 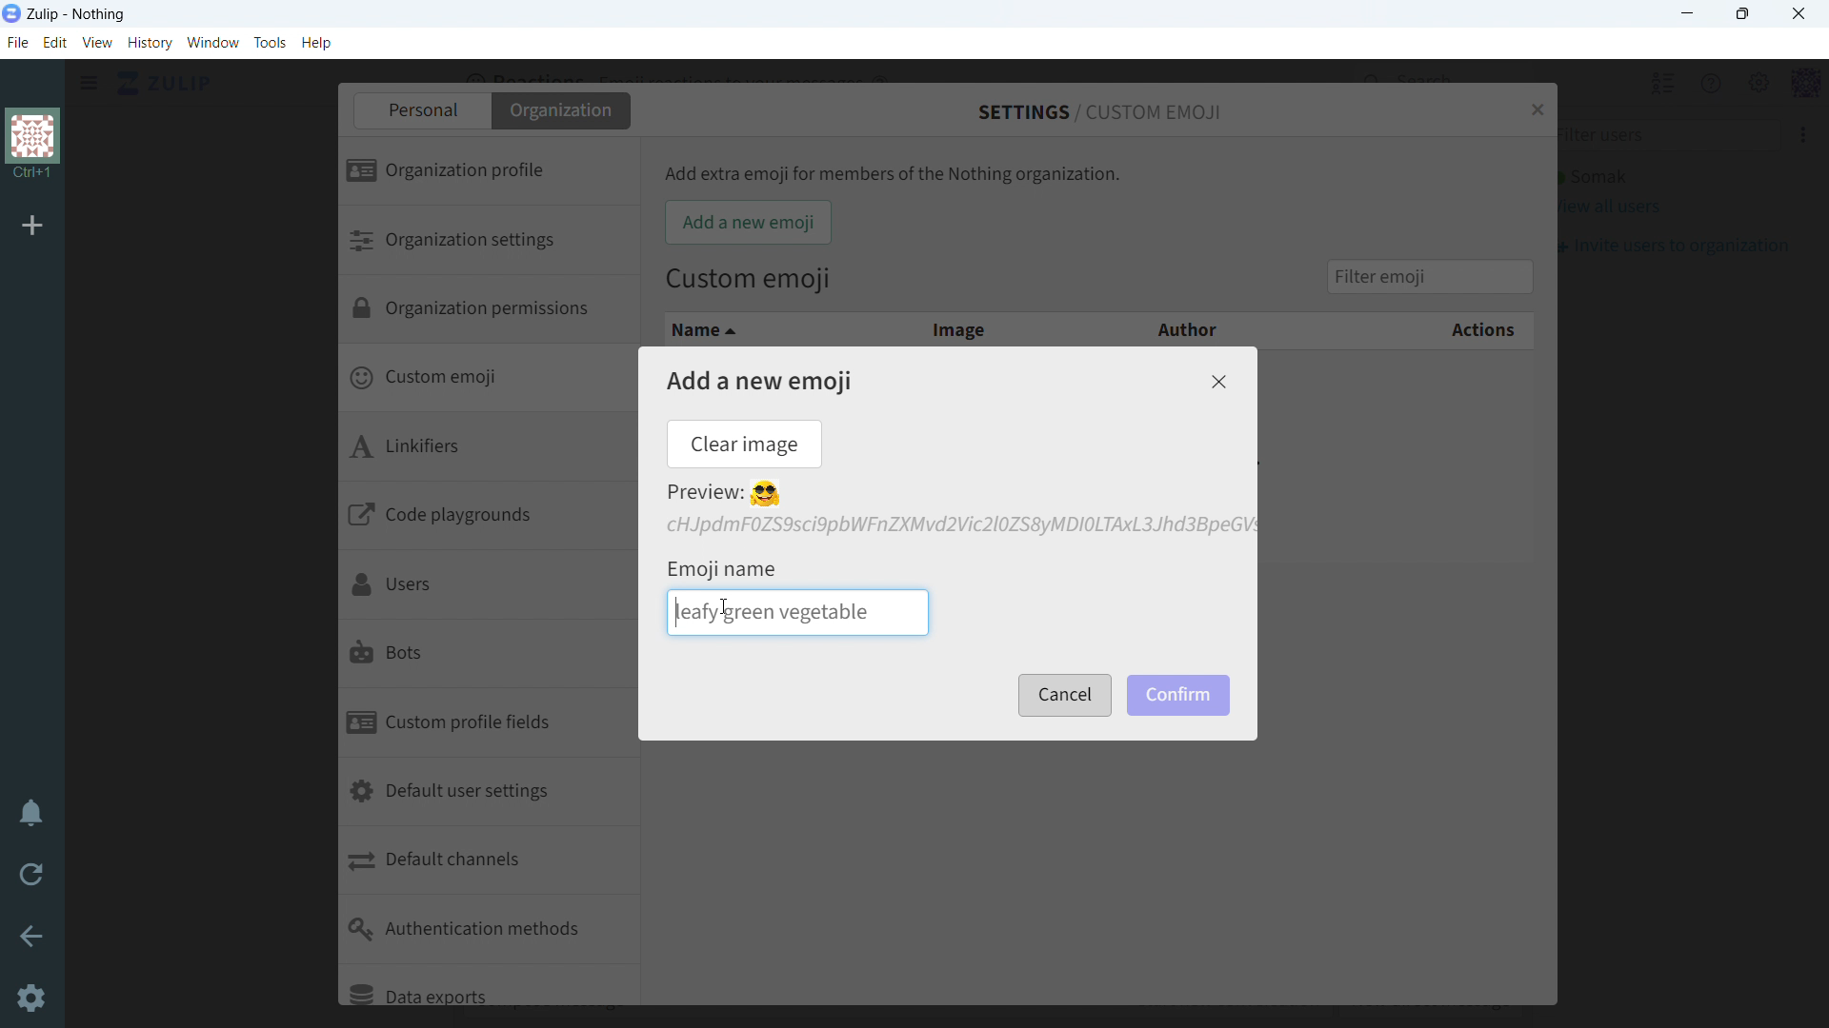 What do you see at coordinates (270, 42) in the screenshot?
I see `tools` at bounding box center [270, 42].